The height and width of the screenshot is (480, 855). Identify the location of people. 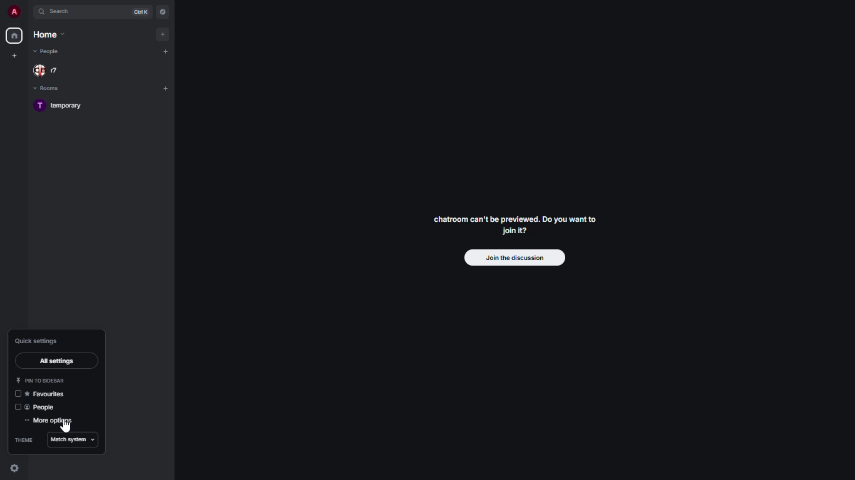
(51, 69).